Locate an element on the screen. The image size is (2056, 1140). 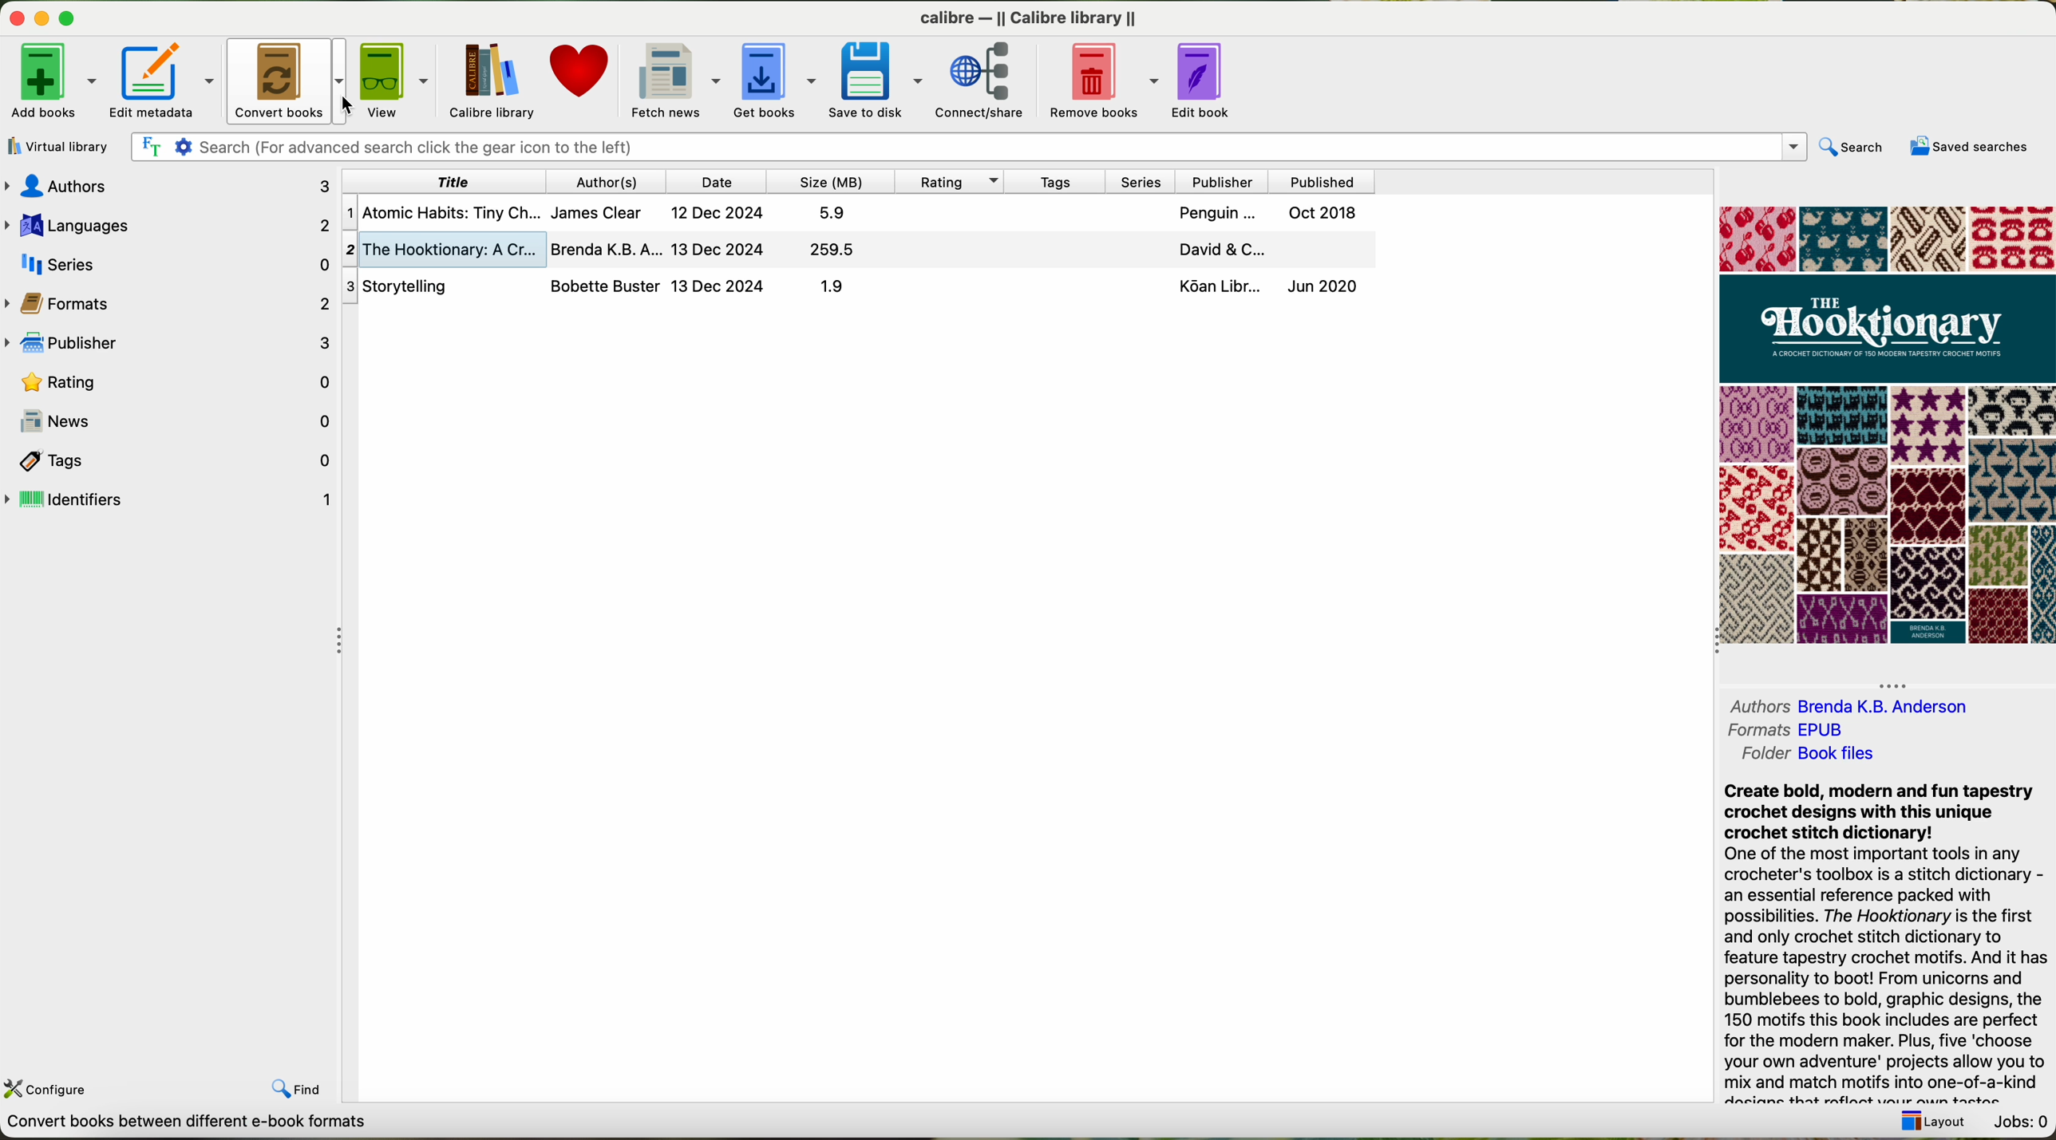
Jobs: 0 is located at coordinates (2022, 1119).